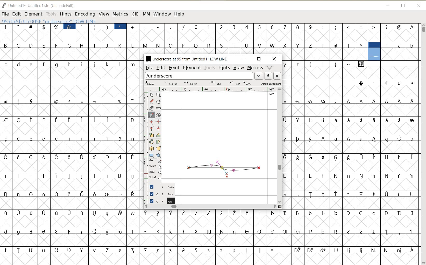 The image size is (426, 265). Describe the element at coordinates (255, 67) in the screenshot. I see `metrics` at that location.